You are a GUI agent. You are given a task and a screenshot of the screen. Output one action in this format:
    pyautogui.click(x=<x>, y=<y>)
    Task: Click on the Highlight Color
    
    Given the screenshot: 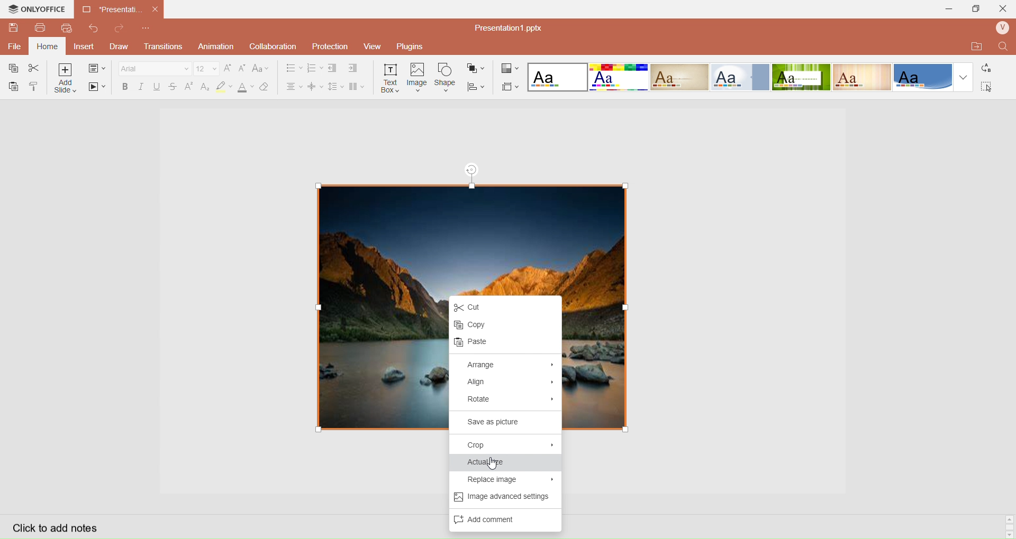 What is the action you would take?
    pyautogui.click(x=225, y=87)
    